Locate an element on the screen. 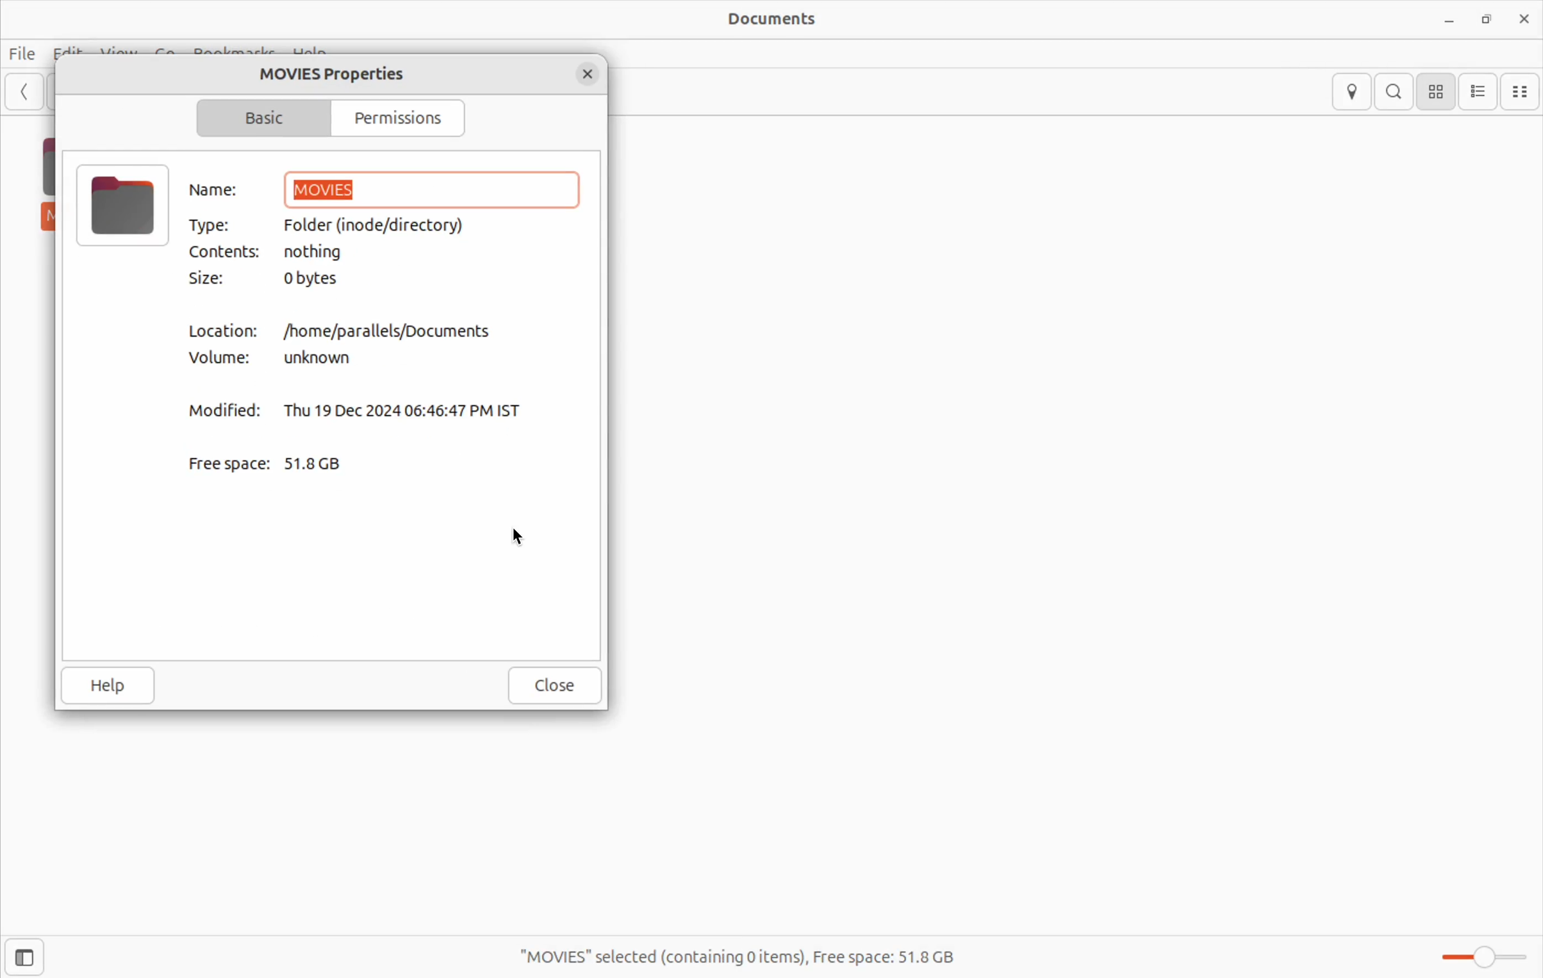 The image size is (1543, 978). locations is located at coordinates (226, 332).